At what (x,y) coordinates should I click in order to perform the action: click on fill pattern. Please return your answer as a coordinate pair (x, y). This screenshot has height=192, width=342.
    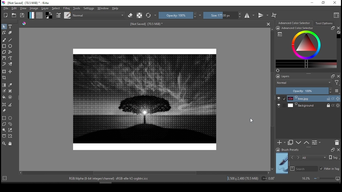
    Looking at the image, I should click on (40, 15).